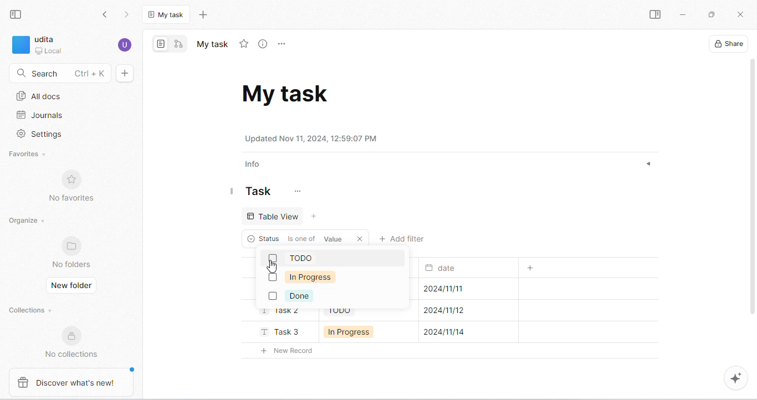 This screenshot has height=400, width=757. What do you see at coordinates (70, 382) in the screenshot?
I see `discover what's new` at bounding box center [70, 382].